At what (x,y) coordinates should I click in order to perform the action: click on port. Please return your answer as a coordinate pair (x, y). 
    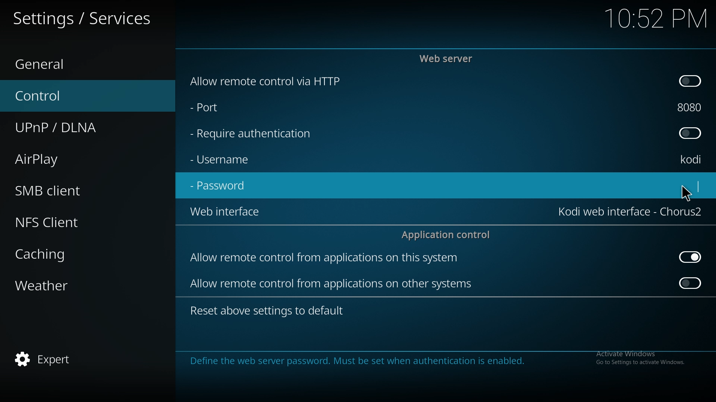
    Looking at the image, I should click on (223, 109).